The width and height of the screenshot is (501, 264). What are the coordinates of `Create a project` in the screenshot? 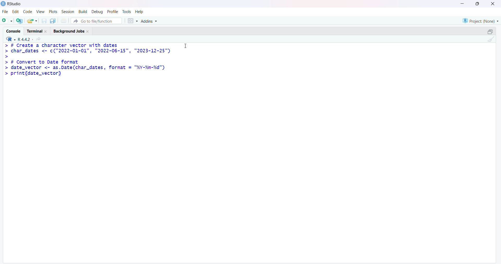 It's located at (21, 20).